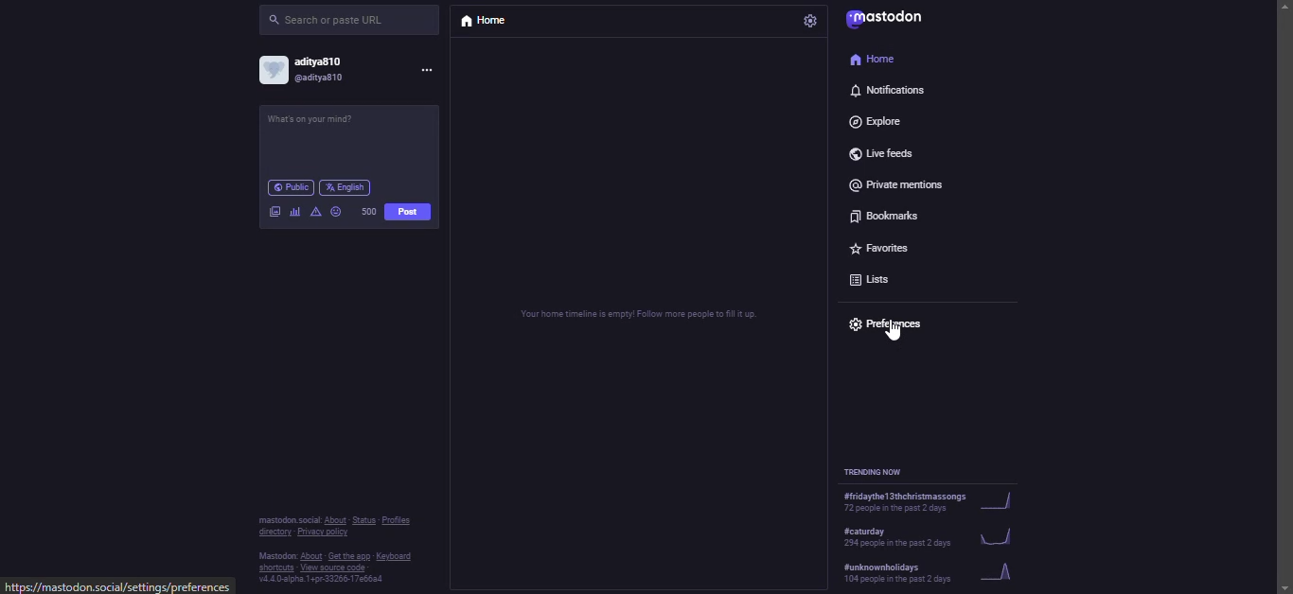  What do you see at coordinates (888, 91) in the screenshot?
I see `notifications` at bounding box center [888, 91].